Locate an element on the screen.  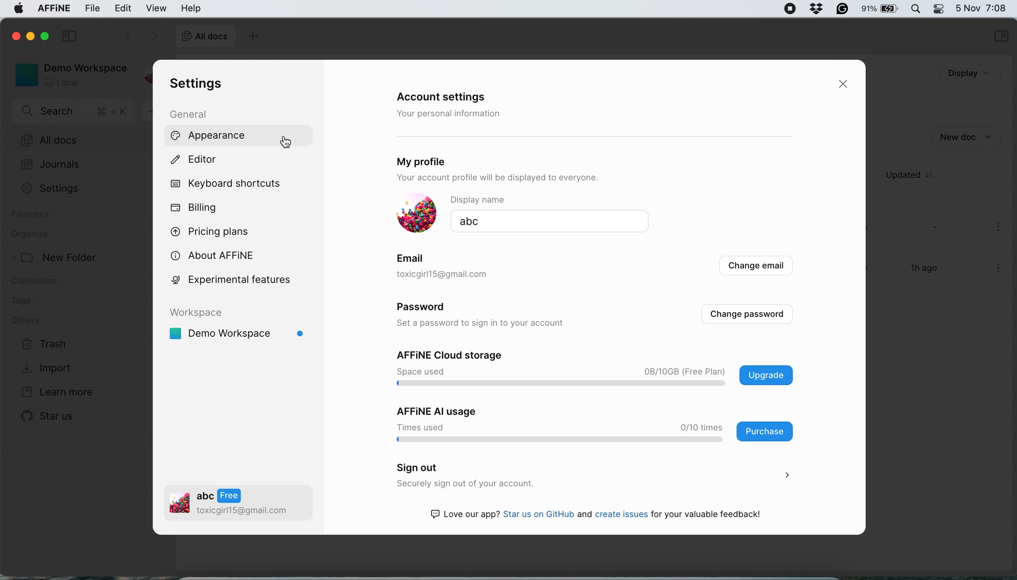
star us is located at coordinates (46, 418).